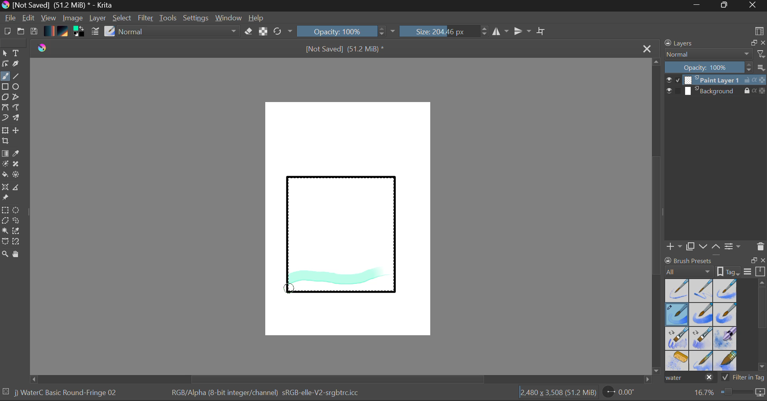 The width and height of the screenshot is (767, 401). What do you see at coordinates (691, 247) in the screenshot?
I see `Copy Layer` at bounding box center [691, 247].